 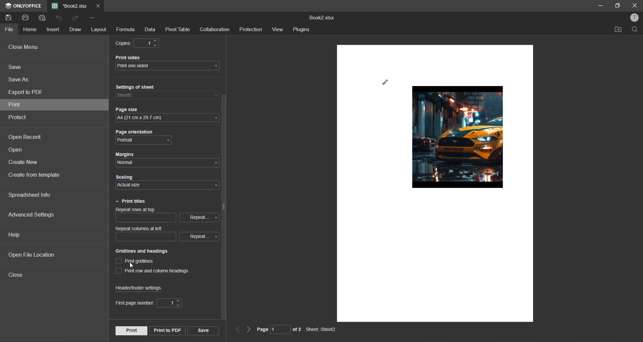 What do you see at coordinates (199, 217) in the screenshot?
I see `repeat` at bounding box center [199, 217].